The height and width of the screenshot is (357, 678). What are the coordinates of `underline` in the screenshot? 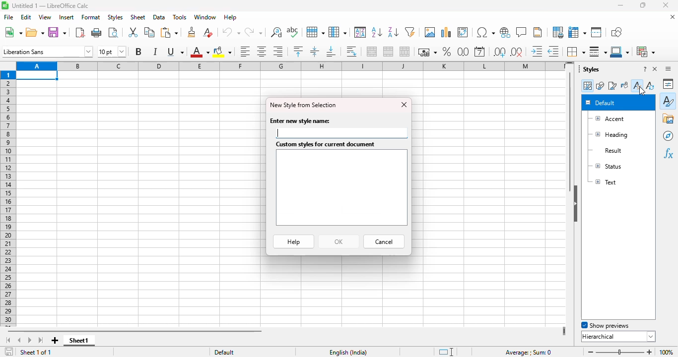 It's located at (175, 52).